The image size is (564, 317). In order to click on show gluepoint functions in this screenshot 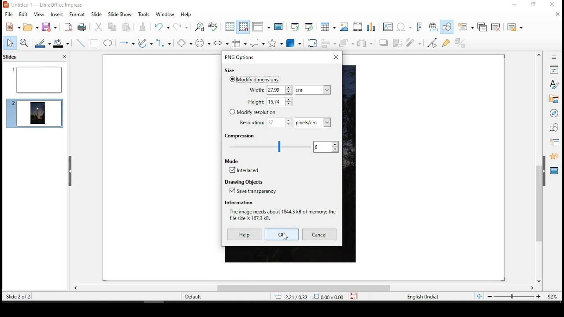, I will do `click(447, 43)`.